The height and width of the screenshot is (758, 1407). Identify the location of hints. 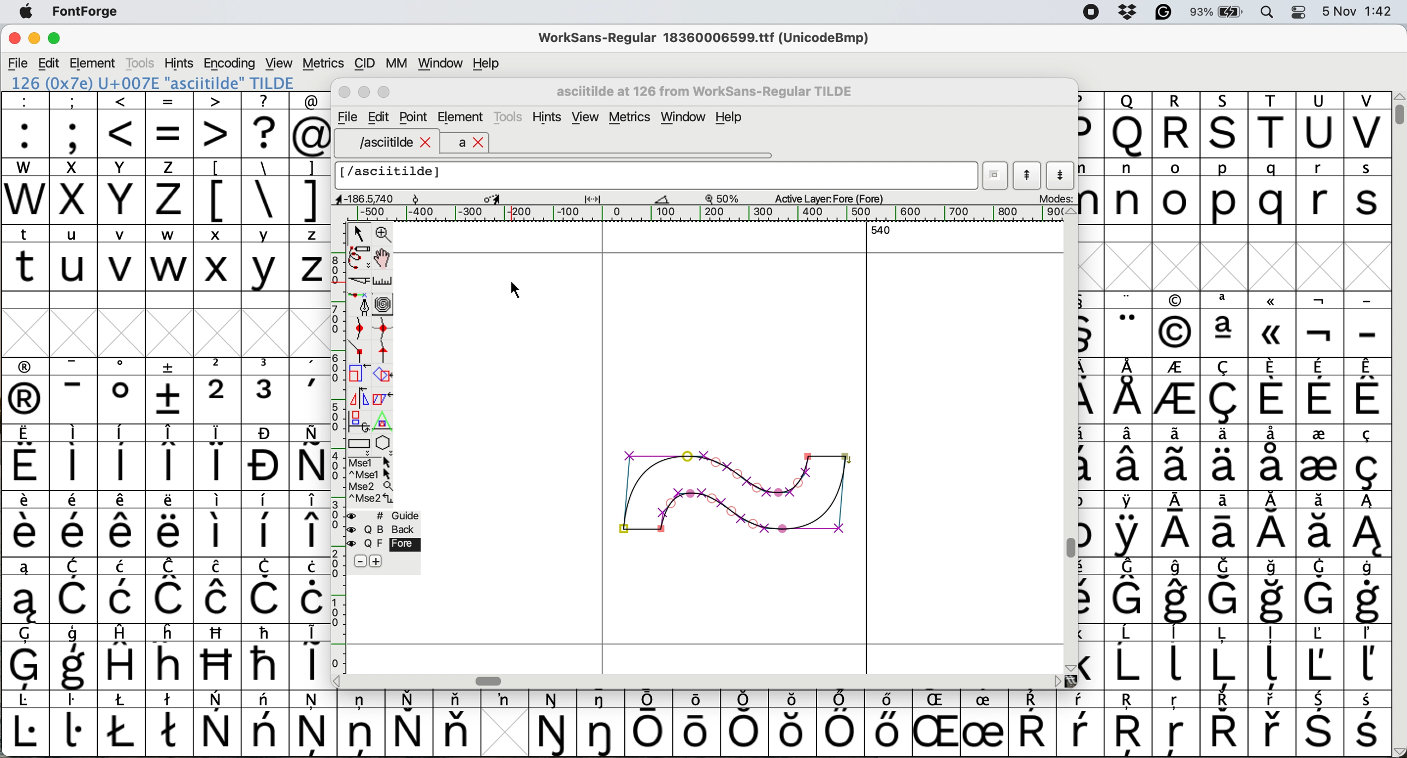
(180, 62).